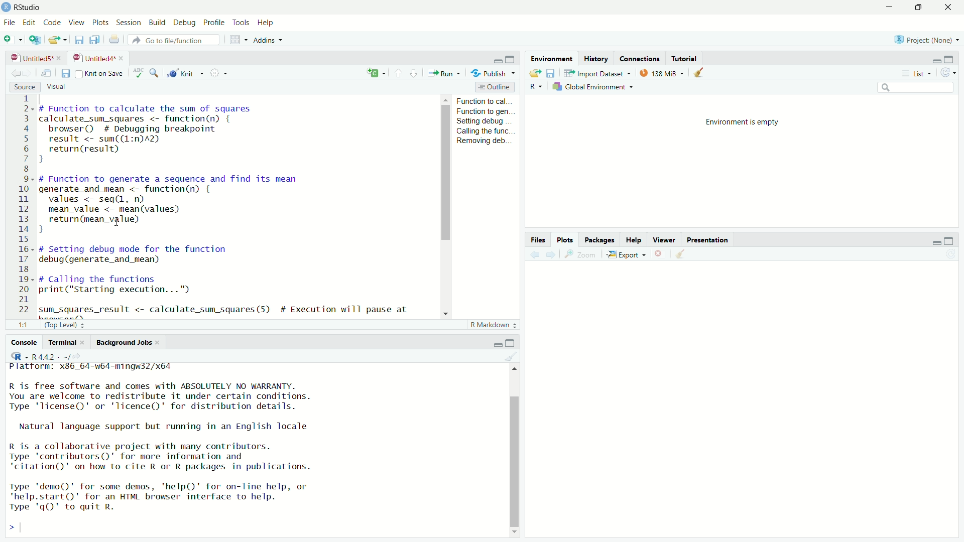  I want to click on R 4.4.2 . ~/, so click(51, 356).